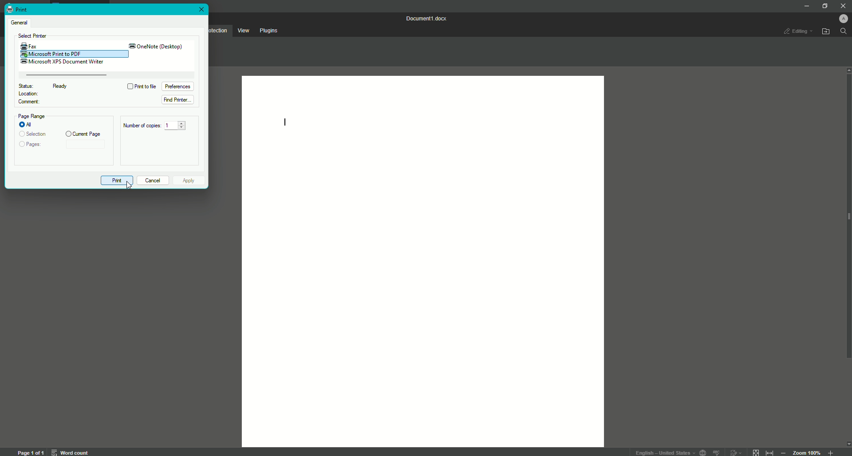 Image resolution: width=852 pixels, height=456 pixels. I want to click on Minimize, so click(804, 6).